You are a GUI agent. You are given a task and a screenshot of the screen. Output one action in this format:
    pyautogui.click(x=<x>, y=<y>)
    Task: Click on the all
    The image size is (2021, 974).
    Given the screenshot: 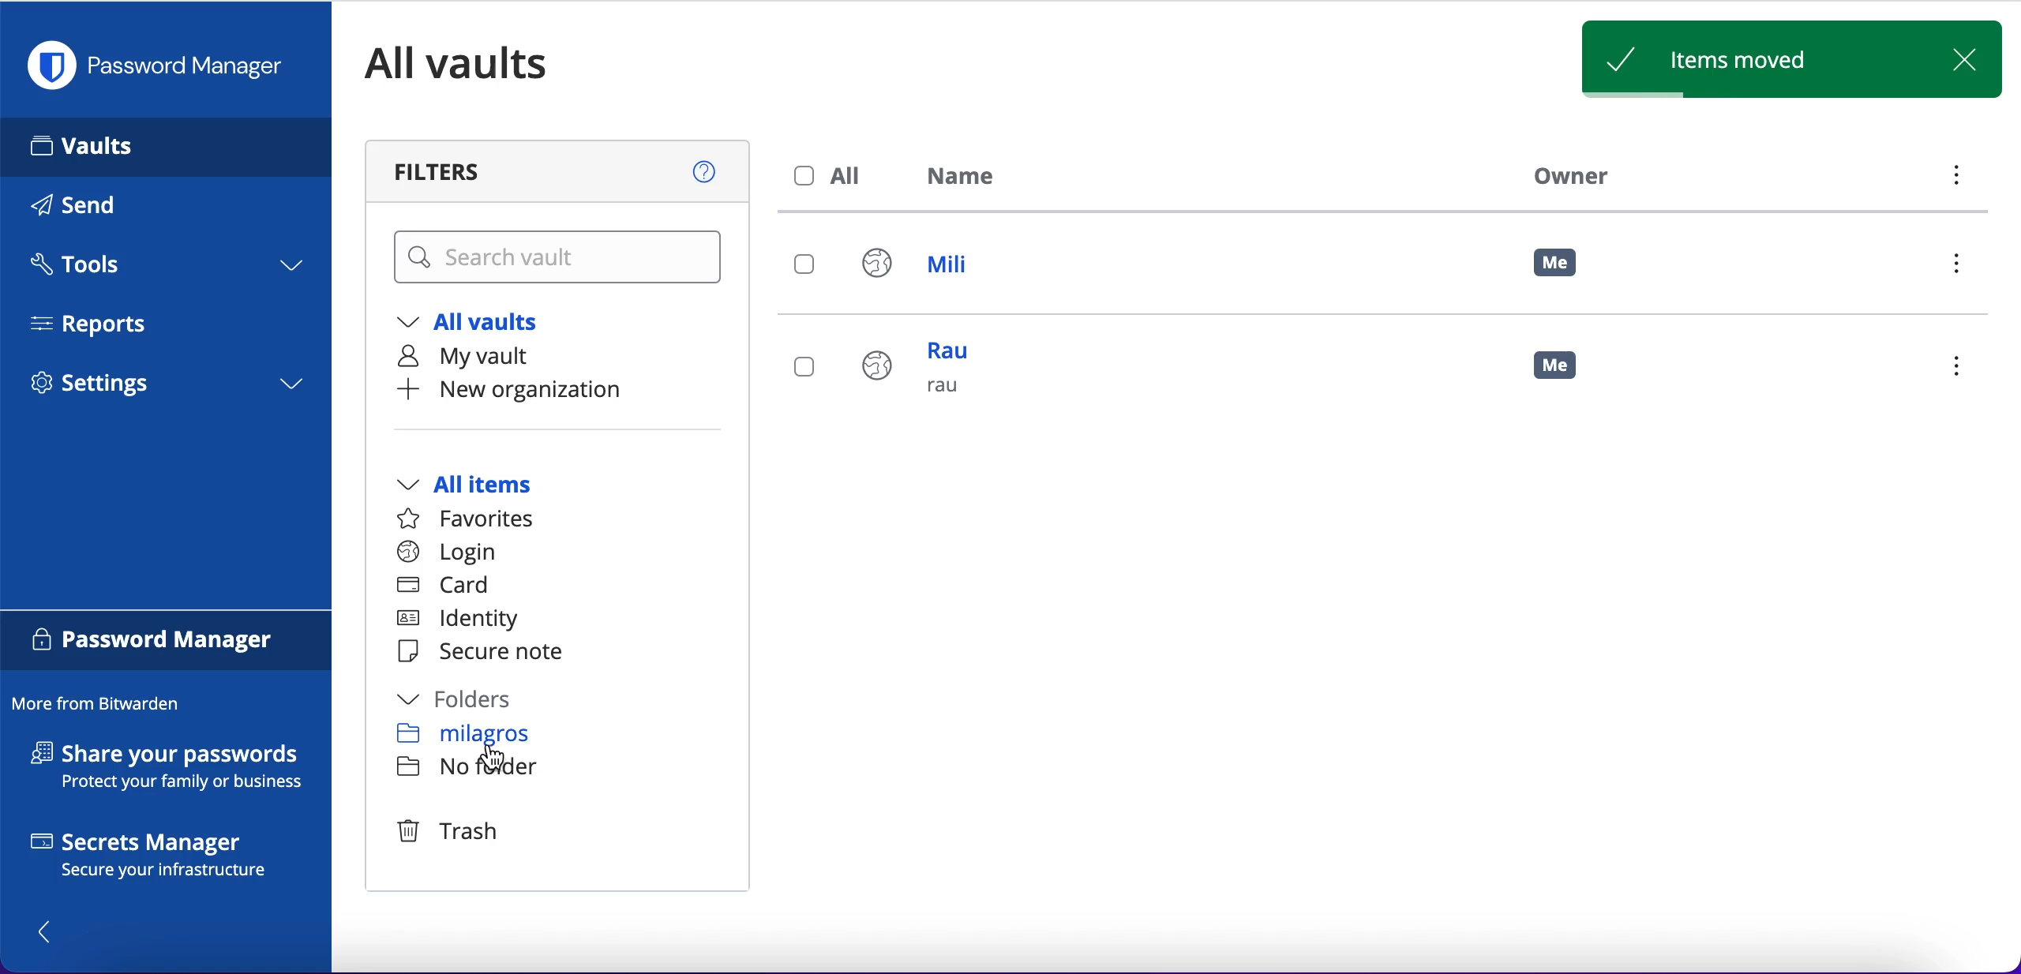 What is the action you would take?
    pyautogui.click(x=832, y=176)
    